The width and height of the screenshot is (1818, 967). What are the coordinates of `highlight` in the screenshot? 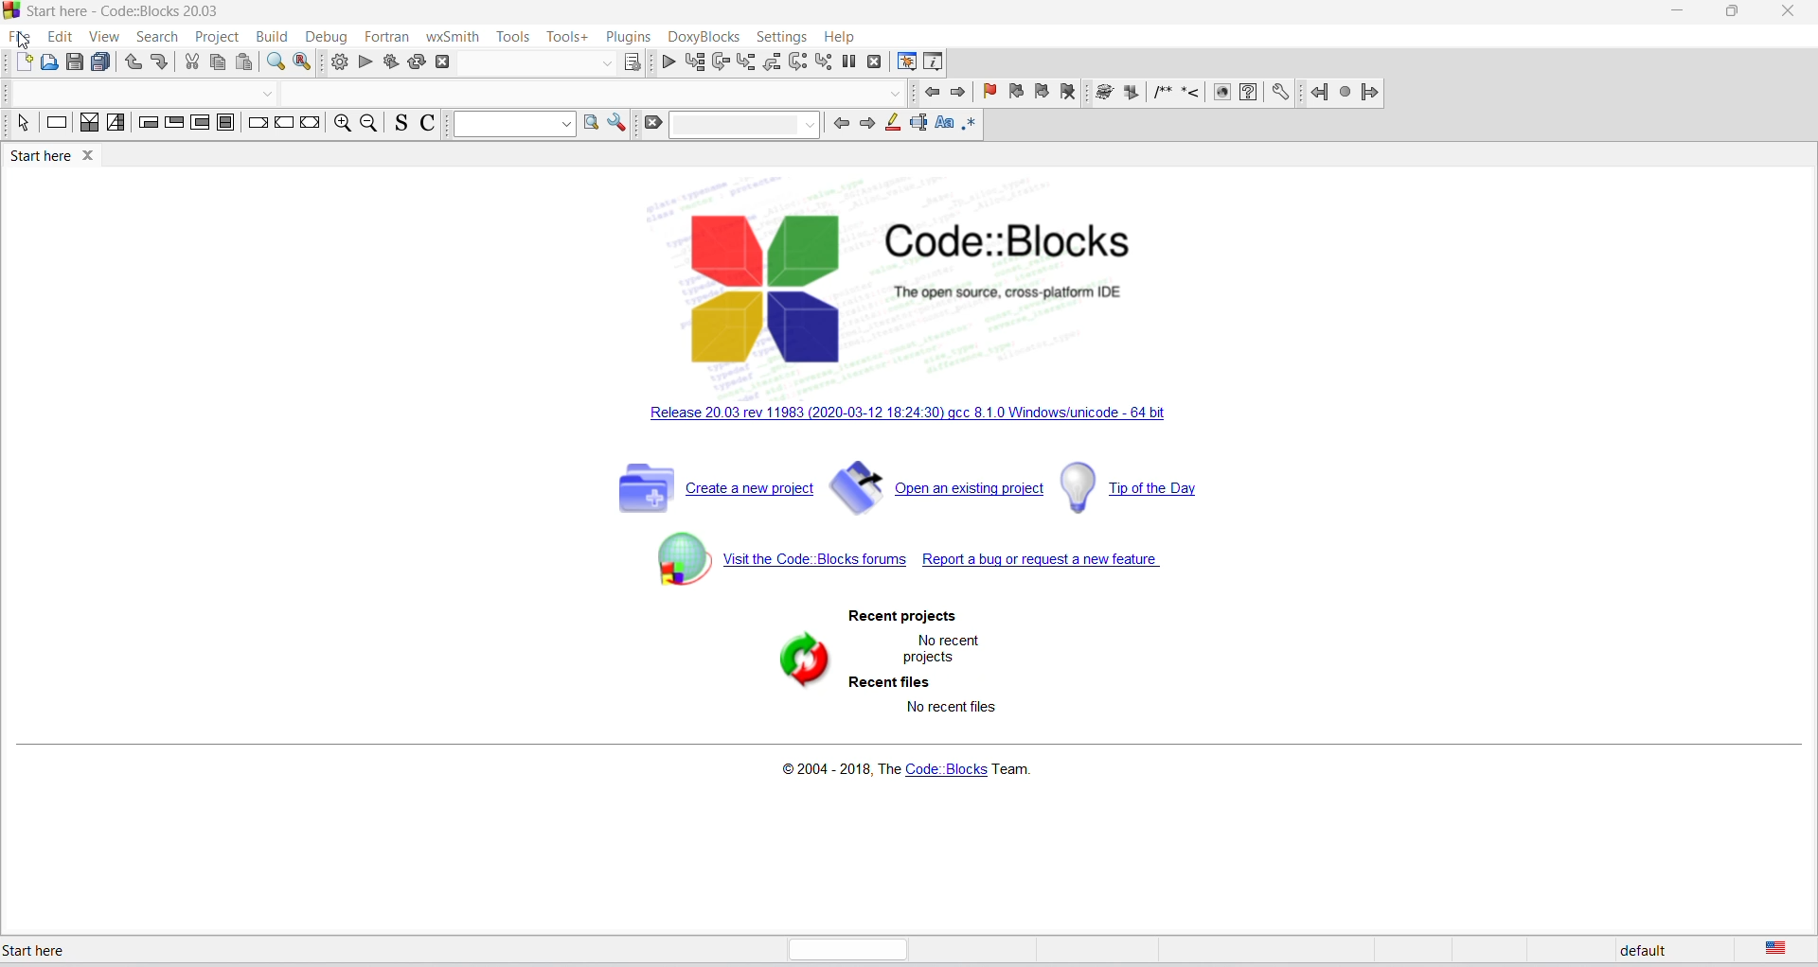 It's located at (896, 125).